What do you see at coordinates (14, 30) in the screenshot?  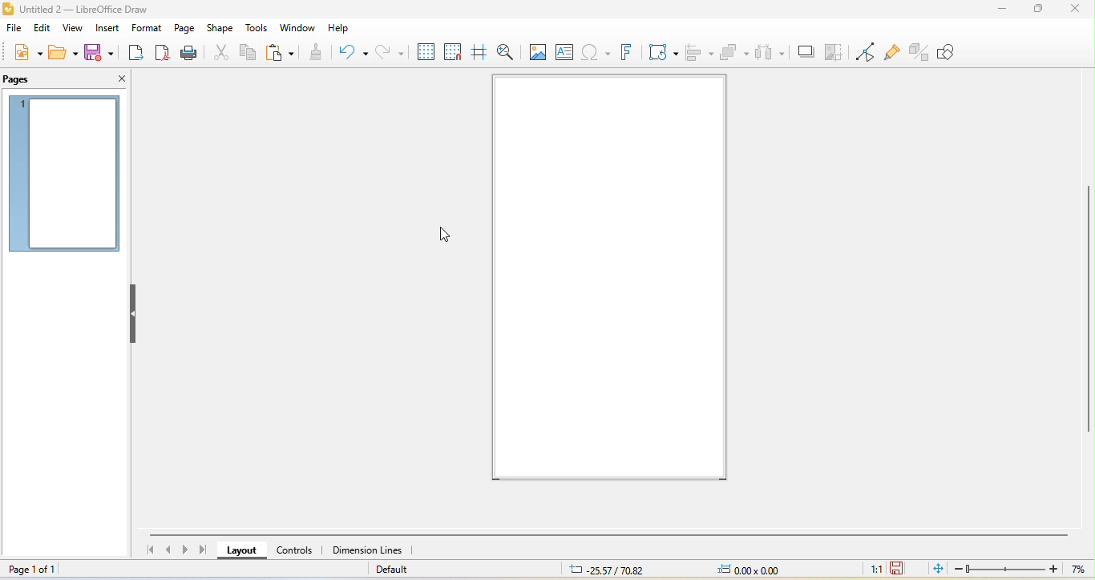 I see `file` at bounding box center [14, 30].